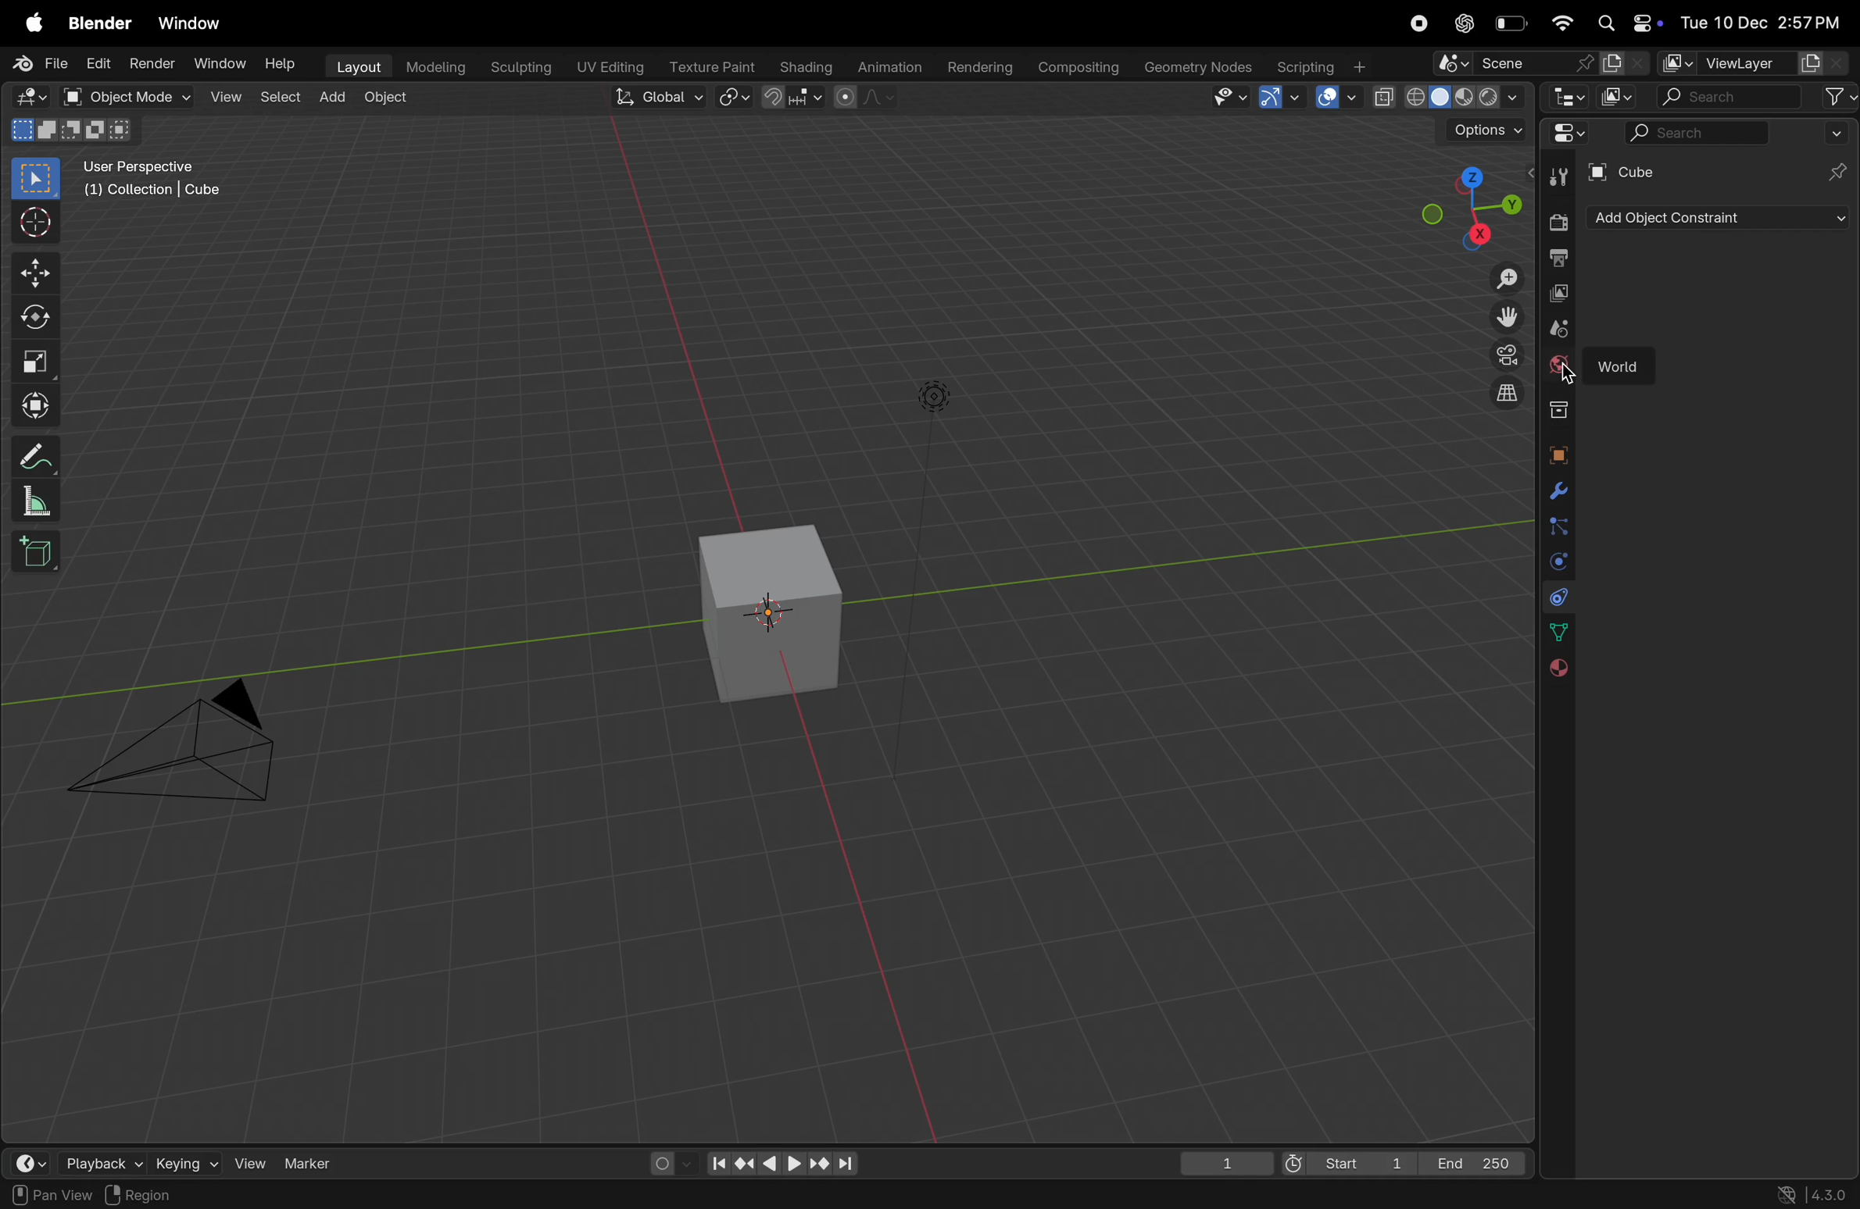 This screenshot has width=1860, height=1209. What do you see at coordinates (214, 65) in the screenshot?
I see `Window` at bounding box center [214, 65].